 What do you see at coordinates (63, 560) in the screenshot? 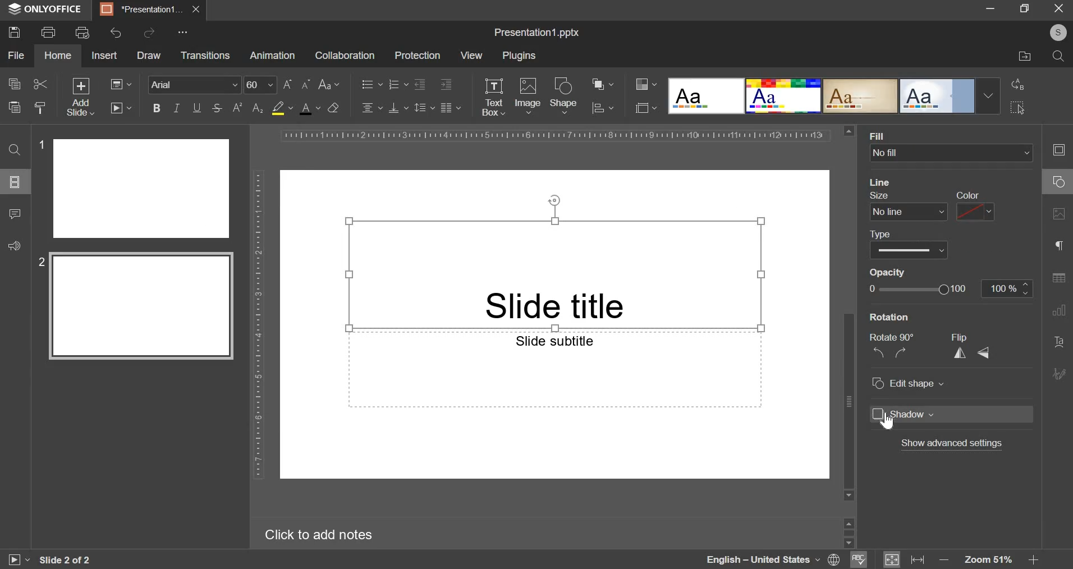
I see `slide 1 of 1` at bounding box center [63, 560].